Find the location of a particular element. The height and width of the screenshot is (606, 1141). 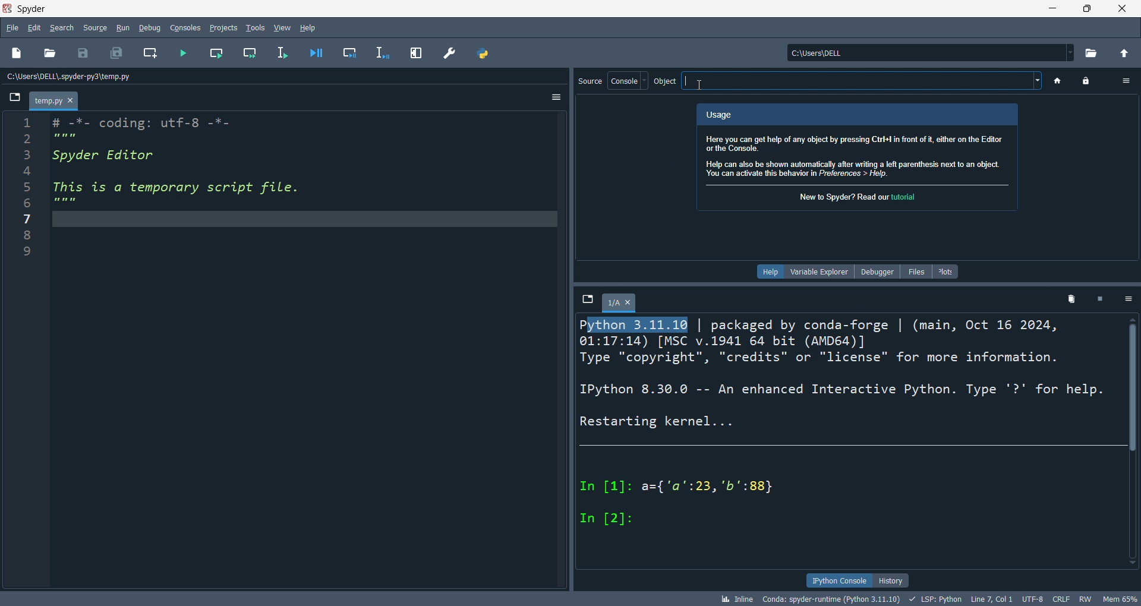

save is located at coordinates (87, 53).